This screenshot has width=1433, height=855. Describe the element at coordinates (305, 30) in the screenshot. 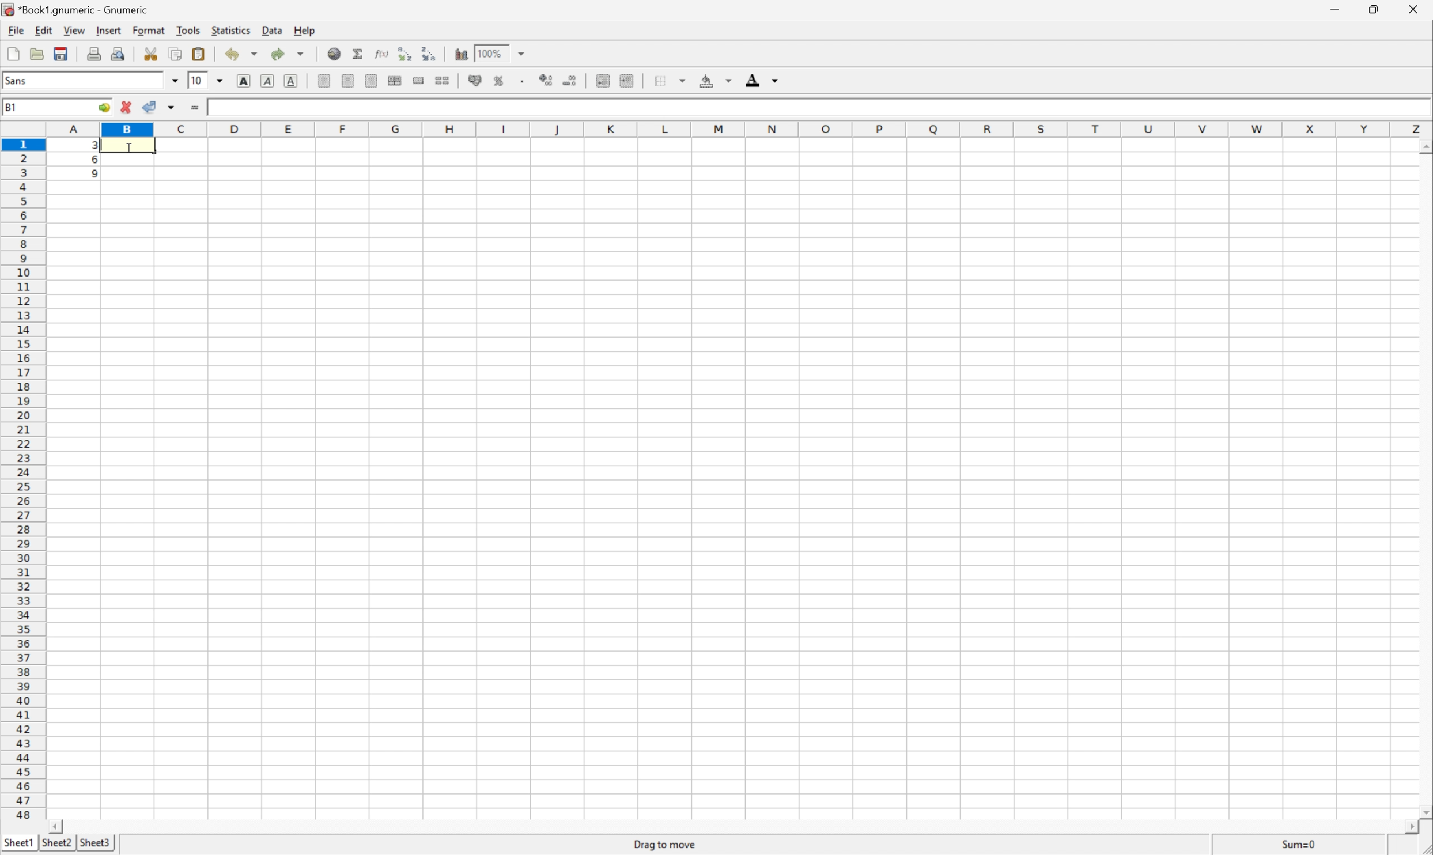

I see `Help` at that location.